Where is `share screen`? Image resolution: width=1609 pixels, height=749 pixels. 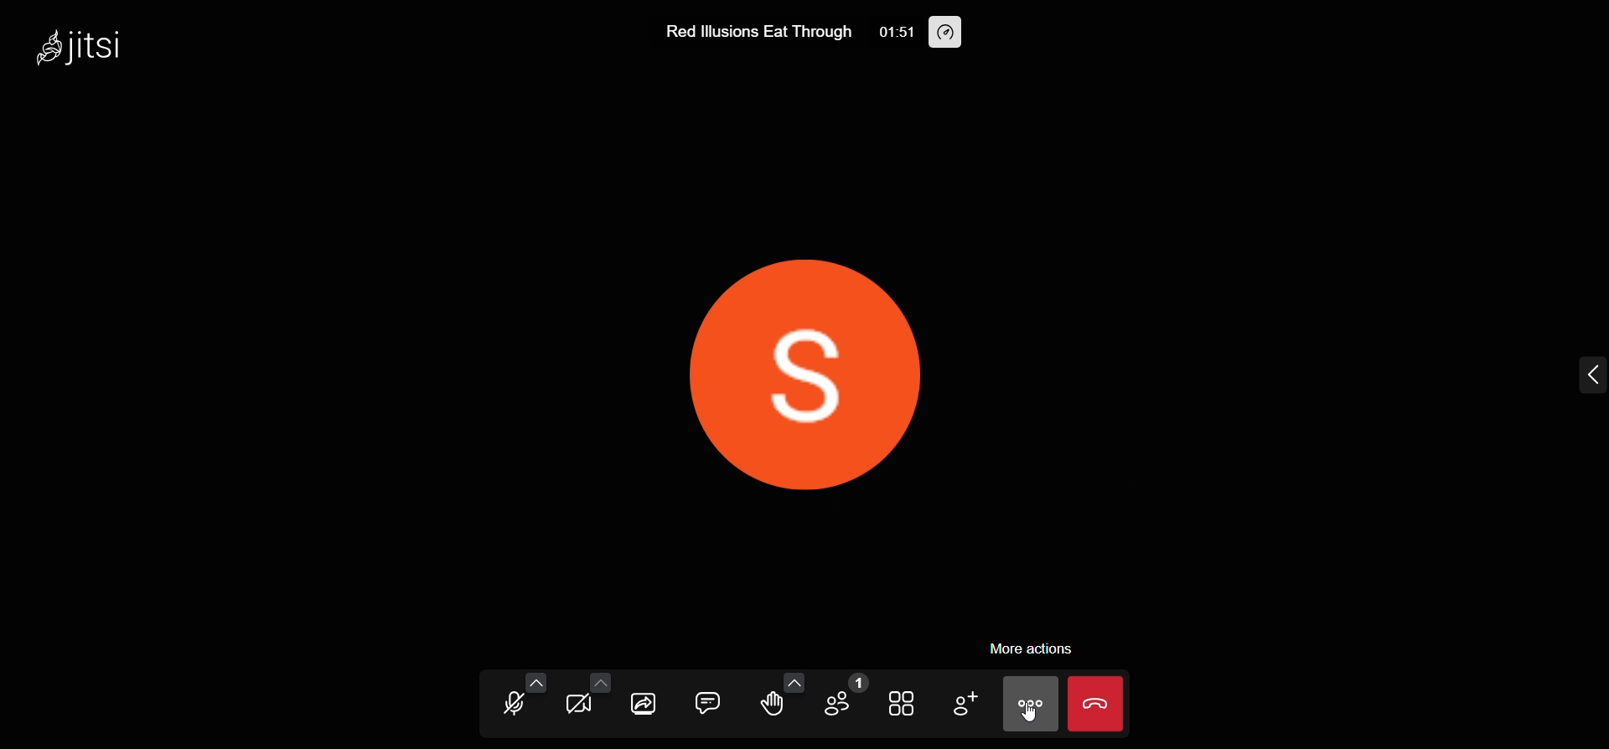 share screen is located at coordinates (645, 704).